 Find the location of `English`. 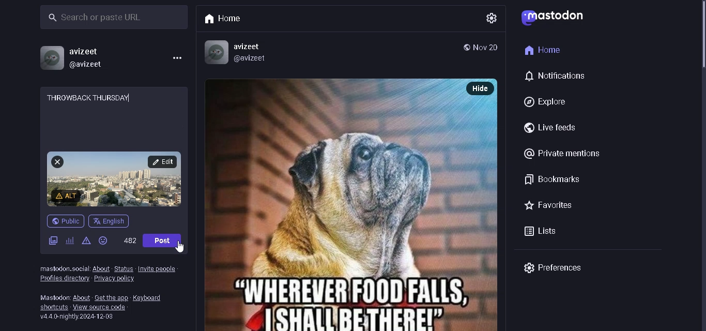

English is located at coordinates (110, 220).